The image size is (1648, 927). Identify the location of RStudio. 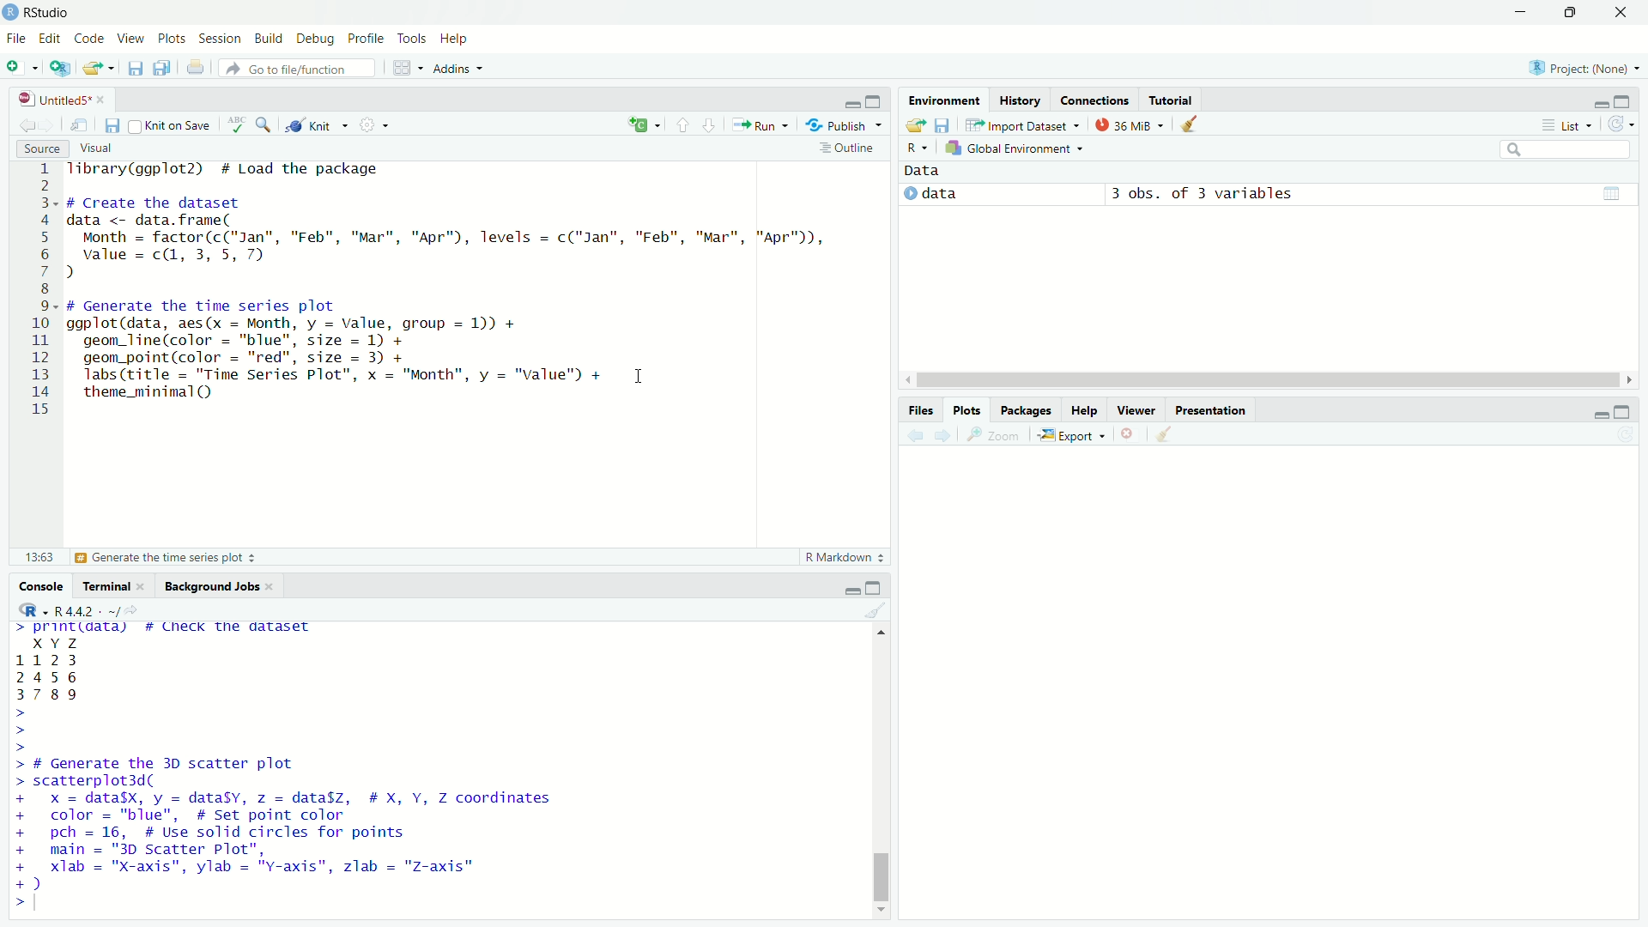
(42, 11).